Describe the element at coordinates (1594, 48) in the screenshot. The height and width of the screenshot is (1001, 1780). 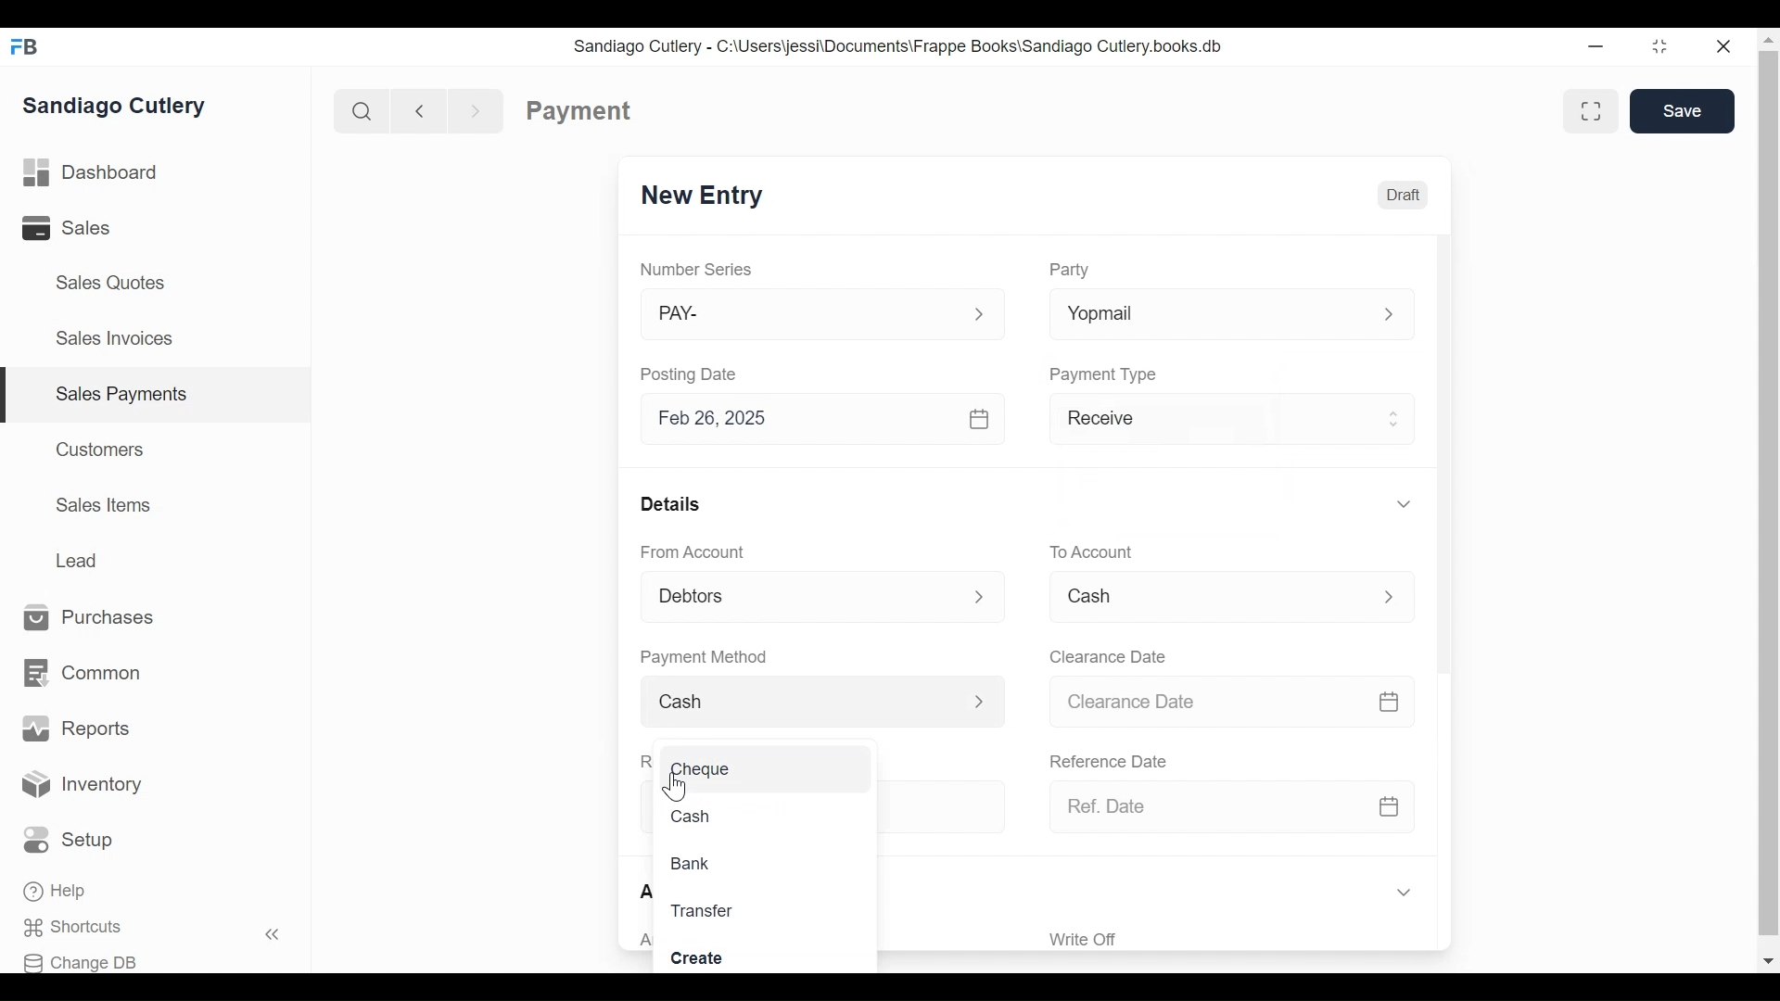
I see `Minimize` at that location.